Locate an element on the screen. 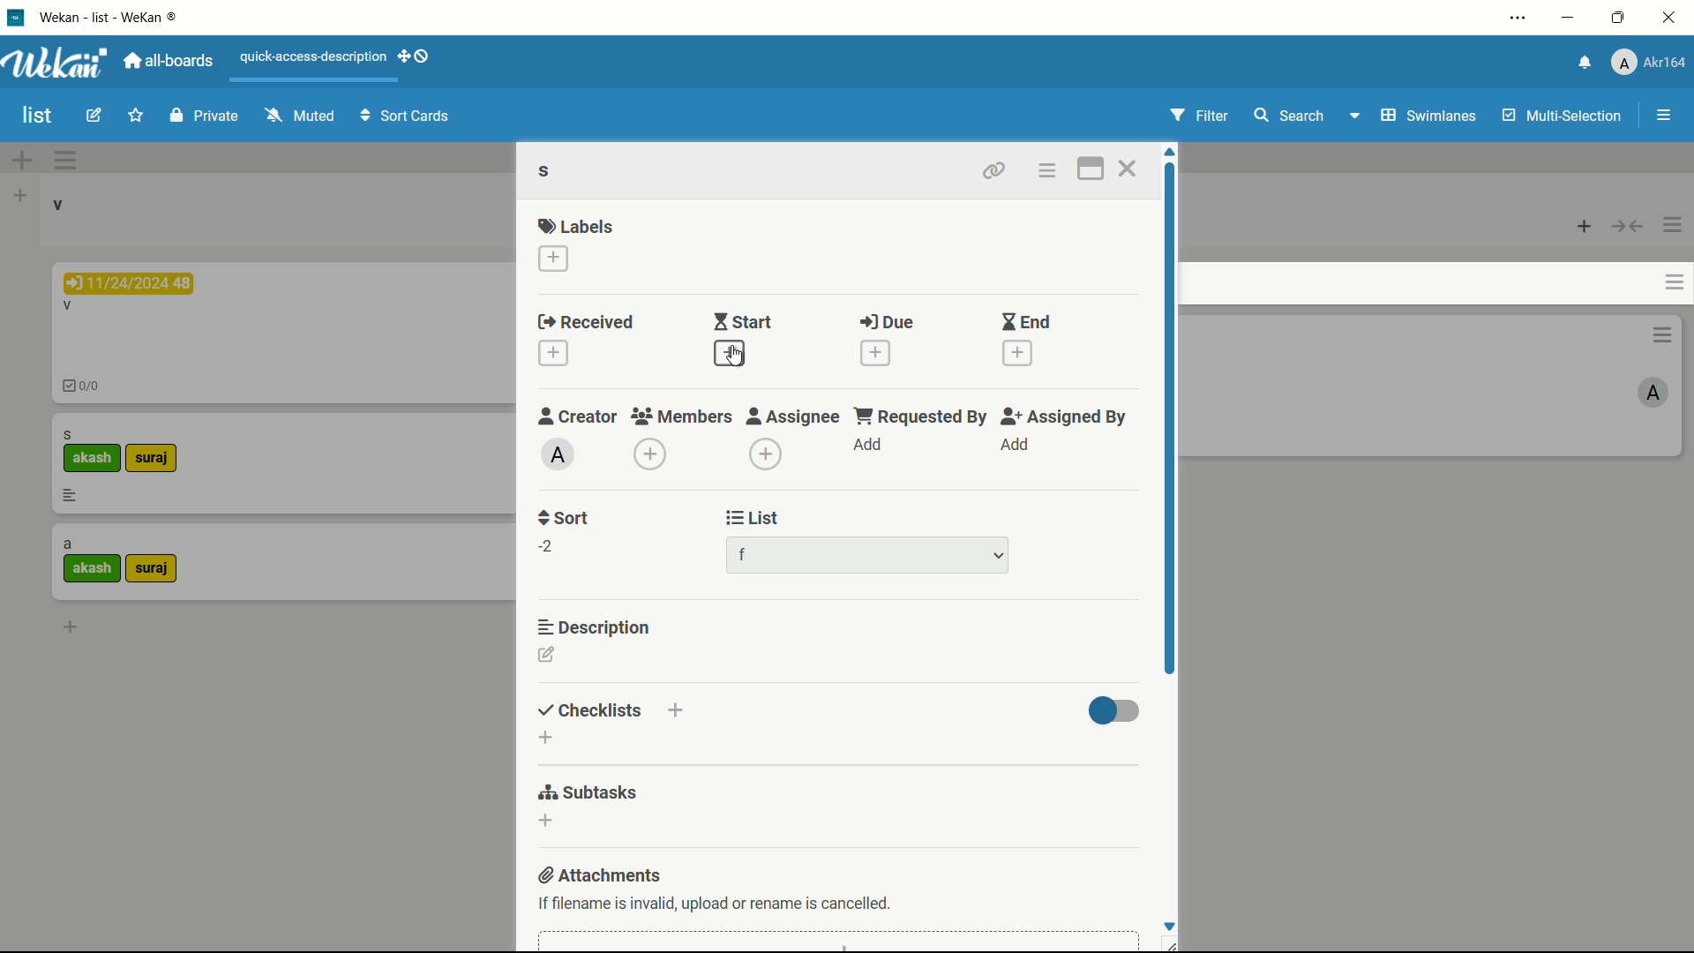 The height and width of the screenshot is (953, 1694). card name is located at coordinates (548, 173).